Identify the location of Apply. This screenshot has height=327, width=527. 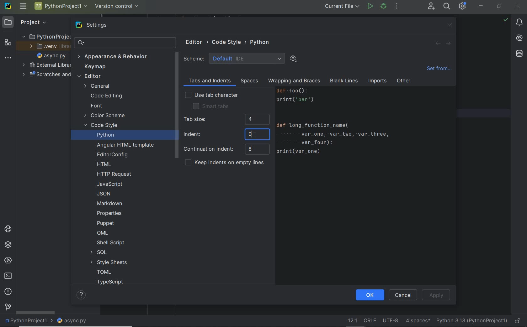
(438, 295).